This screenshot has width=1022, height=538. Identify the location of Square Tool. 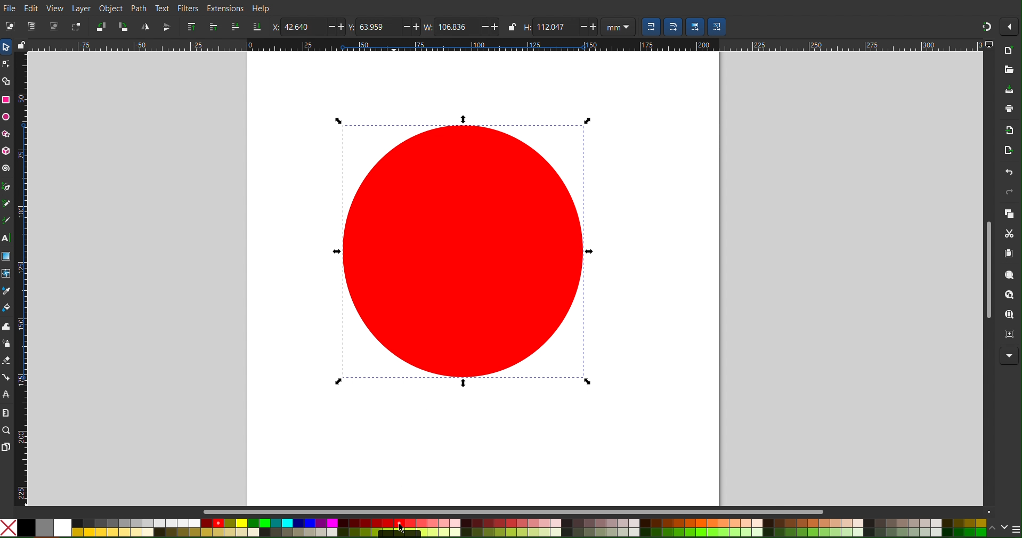
(6, 100).